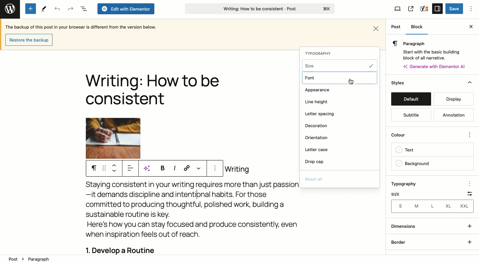 Image resolution: width=479 pixels, height=263 pixels. Describe the element at coordinates (377, 28) in the screenshot. I see `Close` at that location.